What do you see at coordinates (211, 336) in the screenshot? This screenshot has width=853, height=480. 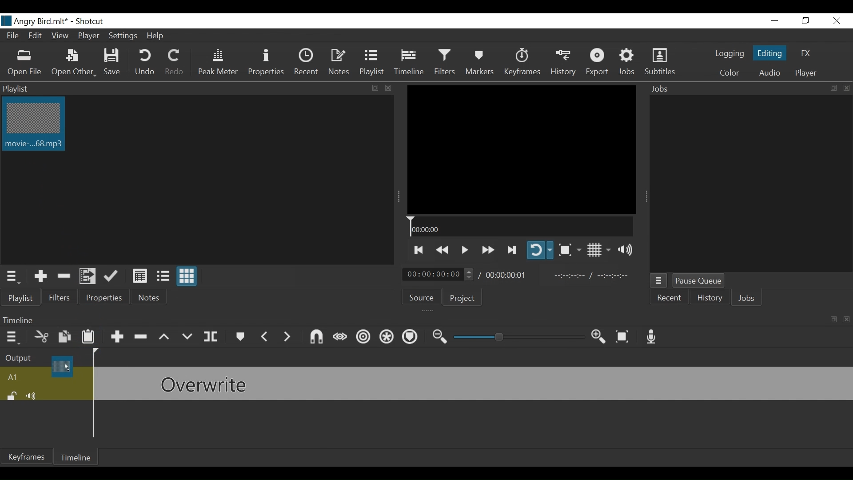 I see `Split at playhead` at bounding box center [211, 336].